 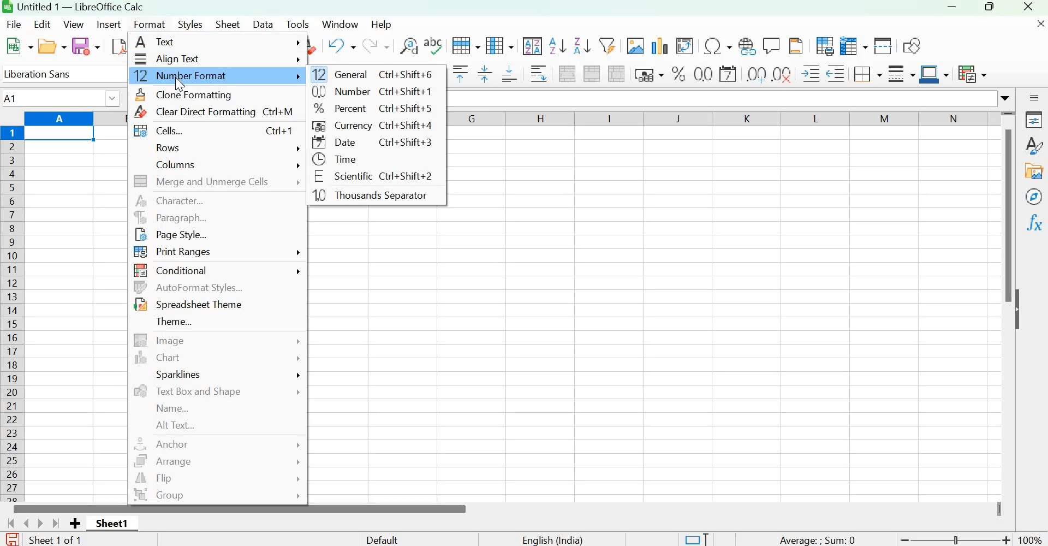 What do you see at coordinates (1035, 222) in the screenshot?
I see `Functions` at bounding box center [1035, 222].